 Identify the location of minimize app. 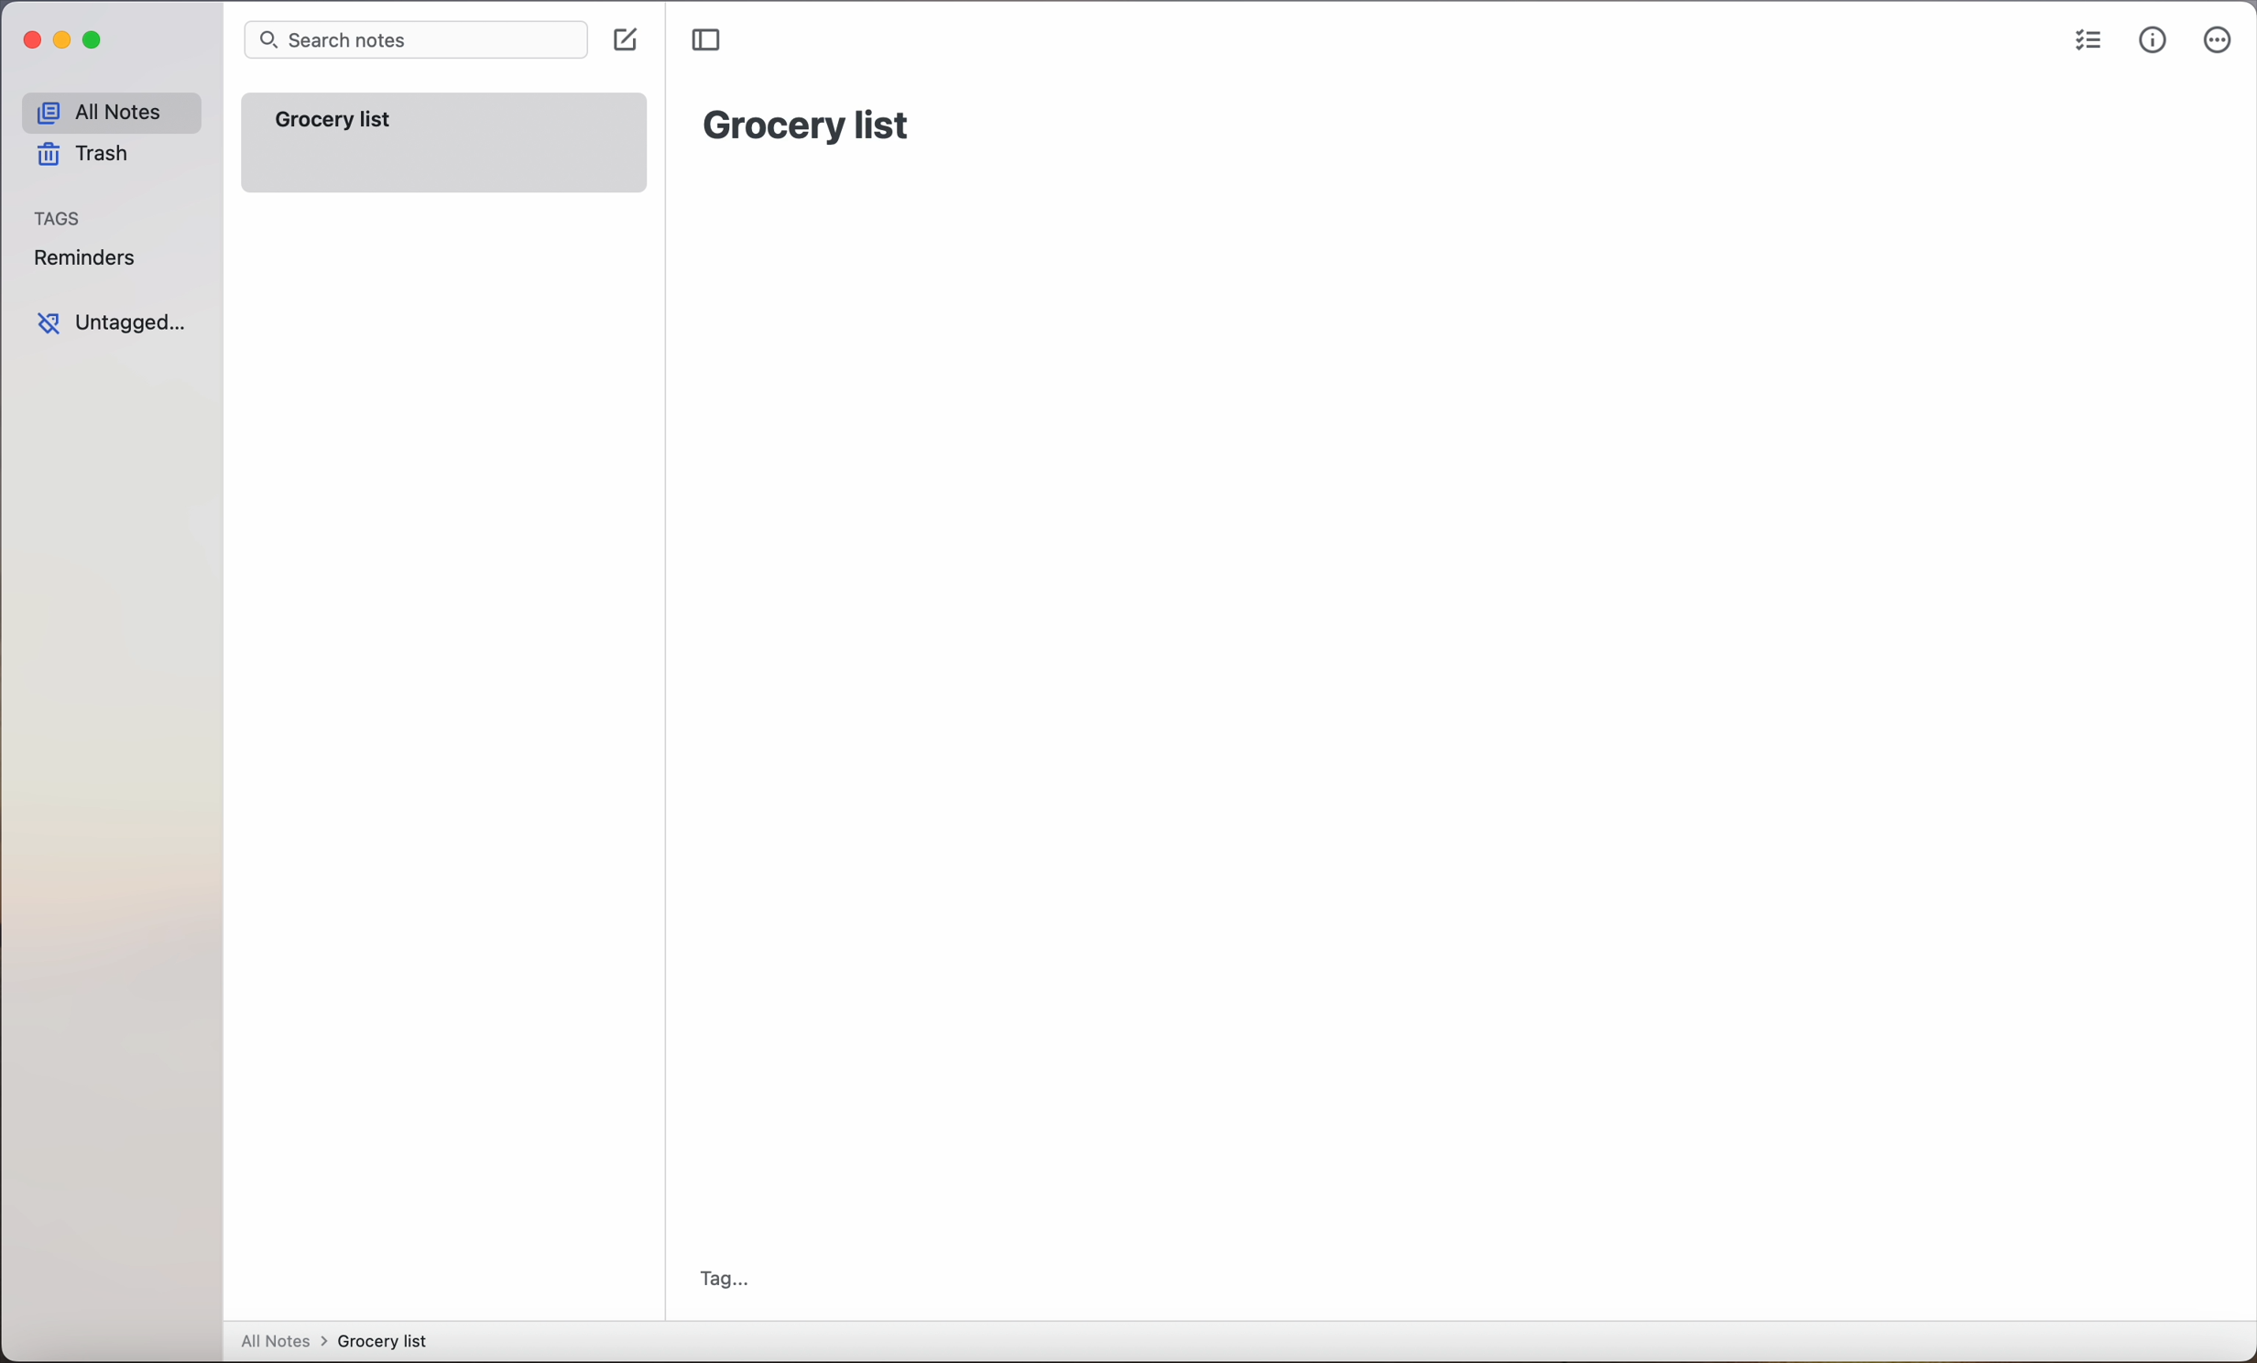
(66, 44).